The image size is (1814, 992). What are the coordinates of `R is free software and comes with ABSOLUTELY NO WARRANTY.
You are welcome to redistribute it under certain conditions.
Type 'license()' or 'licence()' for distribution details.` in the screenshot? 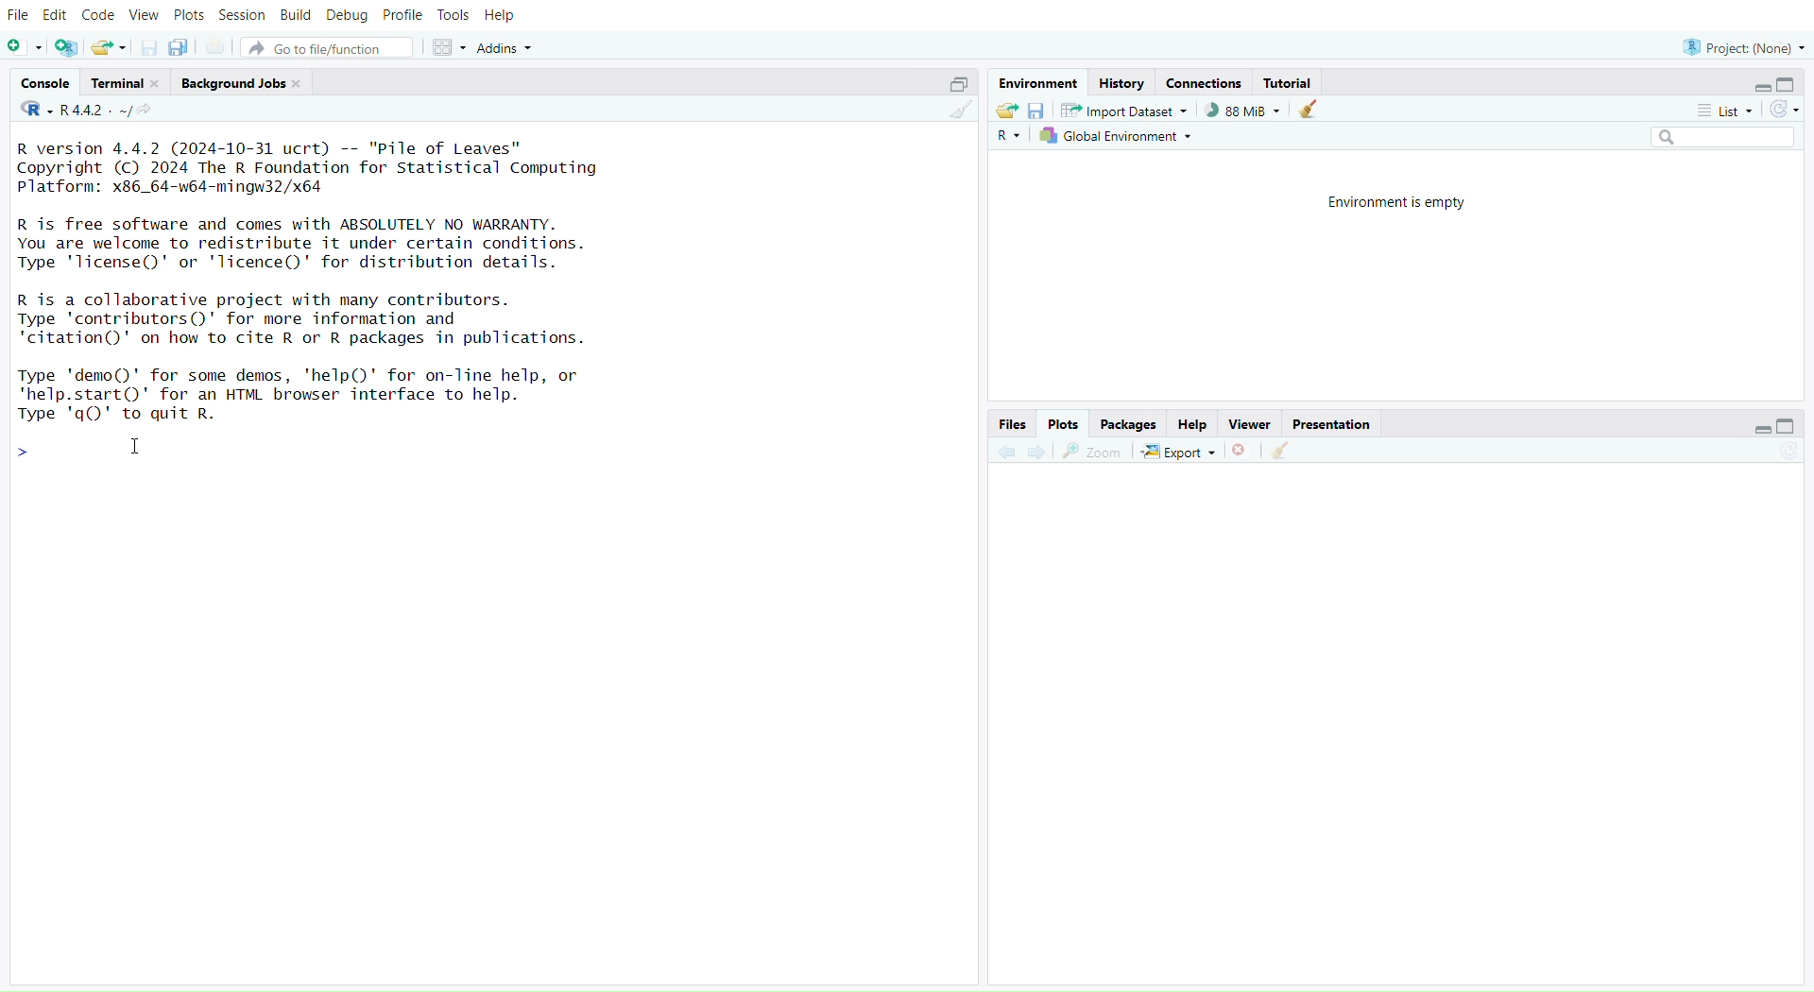 It's located at (314, 245).